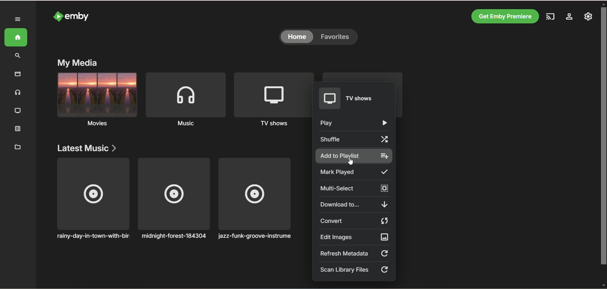  What do you see at coordinates (549, 17) in the screenshot?
I see `play on another device` at bounding box center [549, 17].